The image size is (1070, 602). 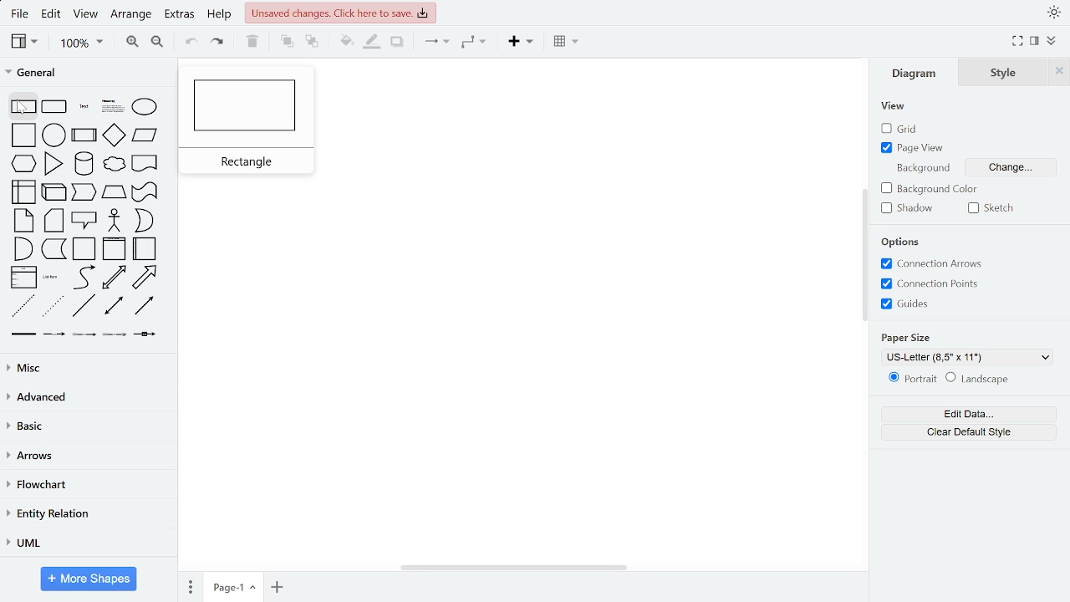 What do you see at coordinates (88, 514) in the screenshot?
I see `entity relation` at bounding box center [88, 514].